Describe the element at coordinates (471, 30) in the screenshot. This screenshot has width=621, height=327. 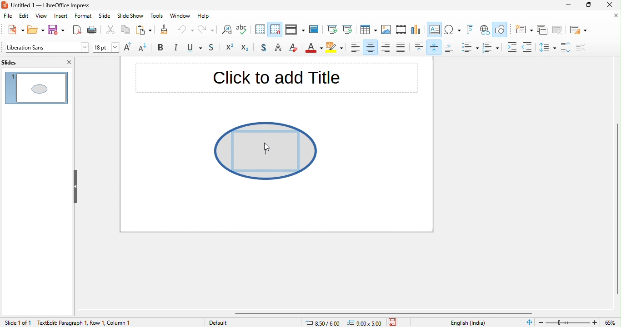
I see `fontwork text` at that location.